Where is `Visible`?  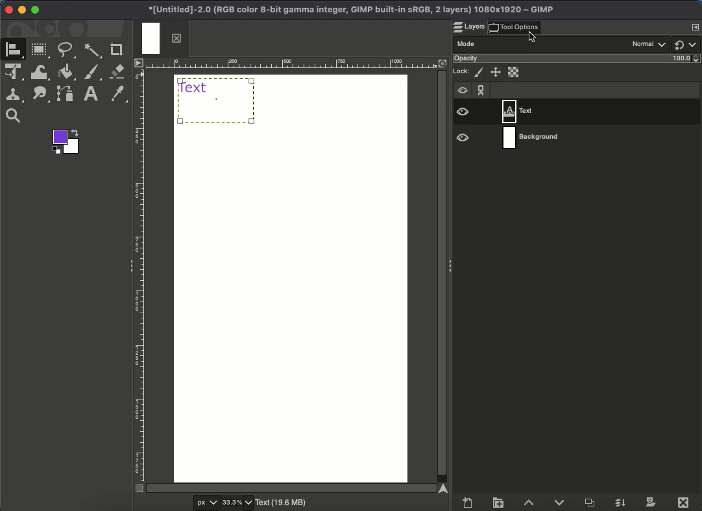
Visible is located at coordinates (463, 113).